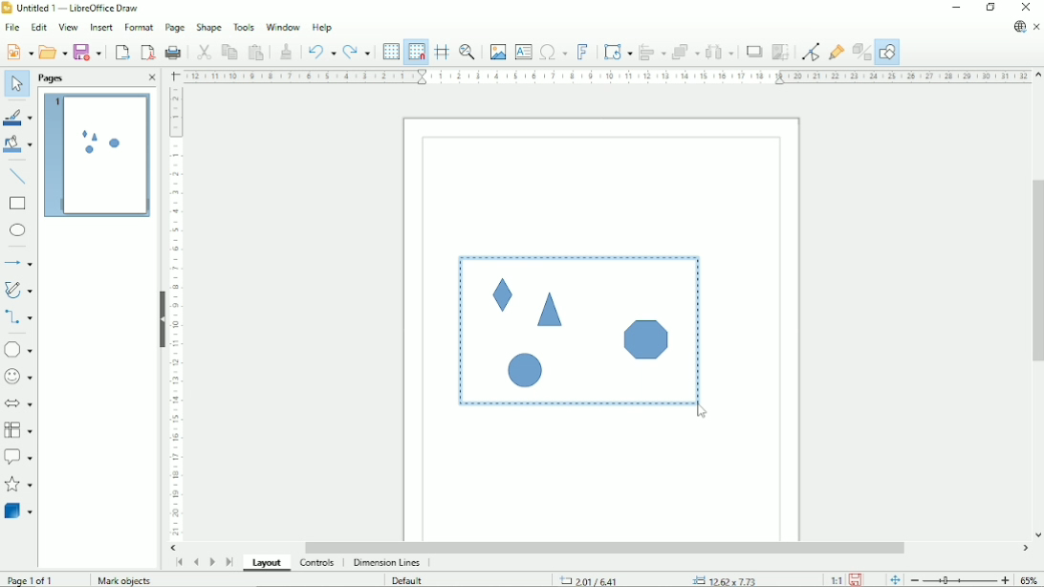  I want to click on Insert special characters, so click(553, 53).